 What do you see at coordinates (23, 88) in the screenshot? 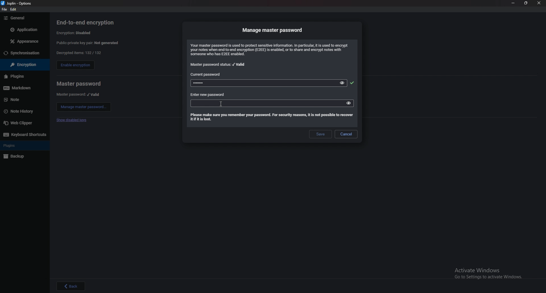
I see `markdown` at bounding box center [23, 88].